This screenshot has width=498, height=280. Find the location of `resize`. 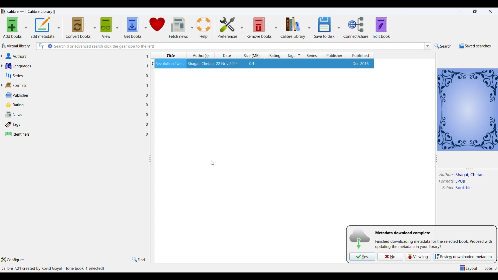

resize is located at coordinates (150, 159).